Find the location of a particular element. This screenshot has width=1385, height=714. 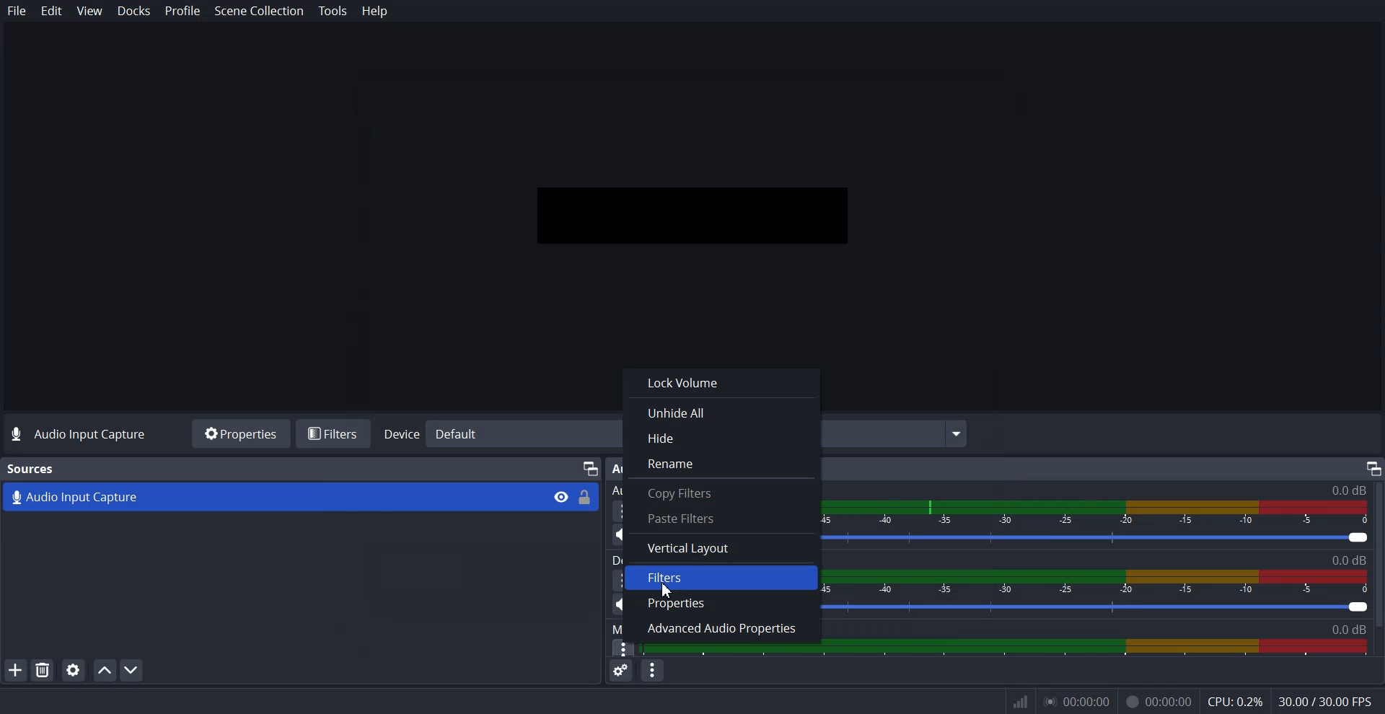

Advance Audio Properties is located at coordinates (731, 627).